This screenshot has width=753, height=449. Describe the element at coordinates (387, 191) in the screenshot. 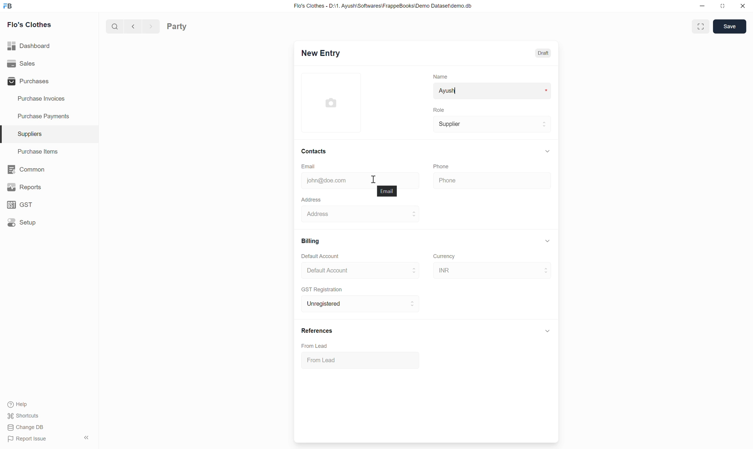

I see `Email` at that location.